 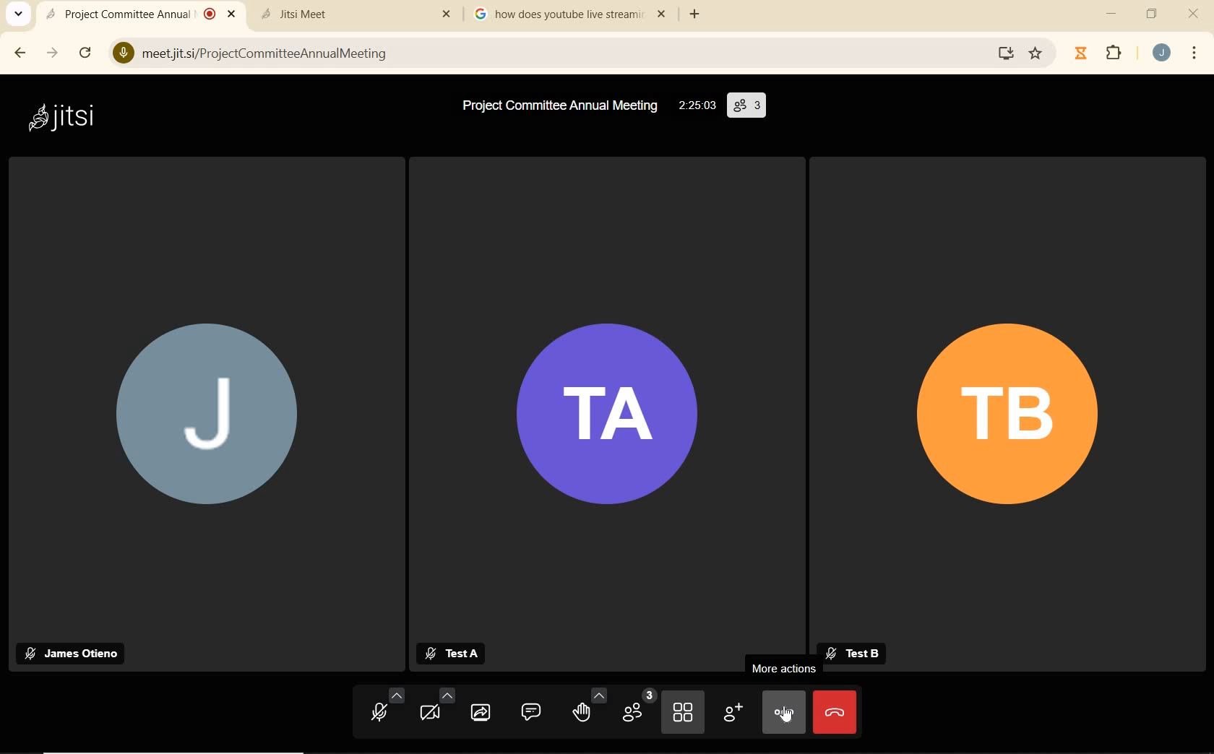 I want to click on Microphone, so click(x=122, y=53).